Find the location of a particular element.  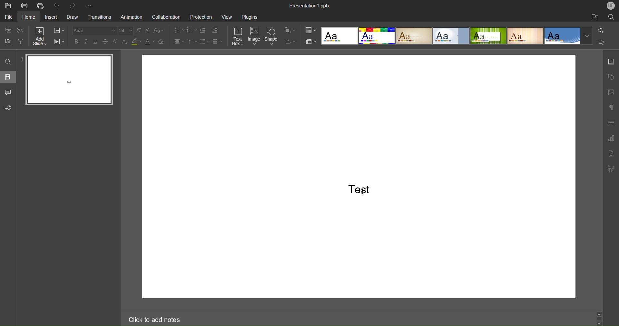

Signature is located at coordinates (611, 169).